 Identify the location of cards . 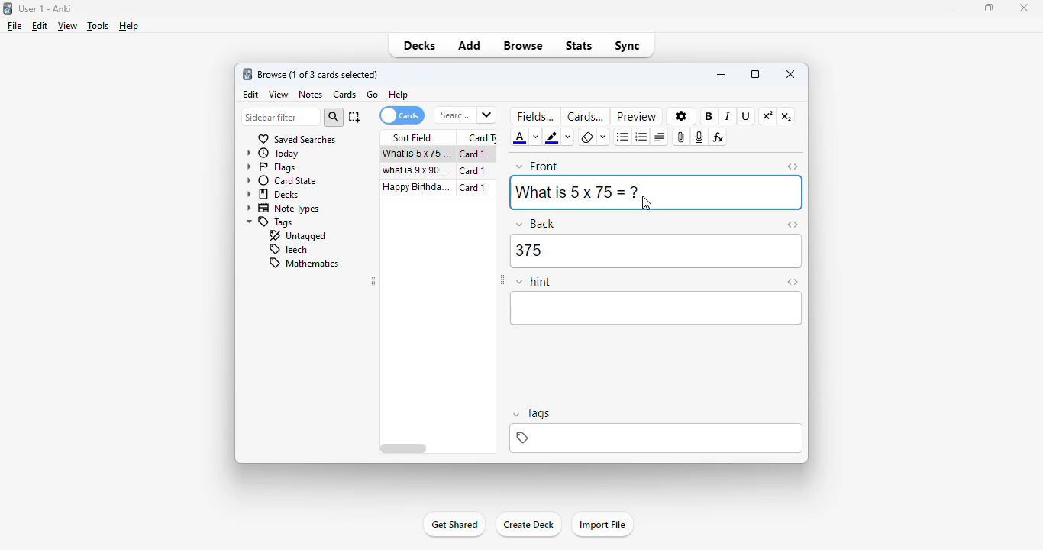
(585, 117).